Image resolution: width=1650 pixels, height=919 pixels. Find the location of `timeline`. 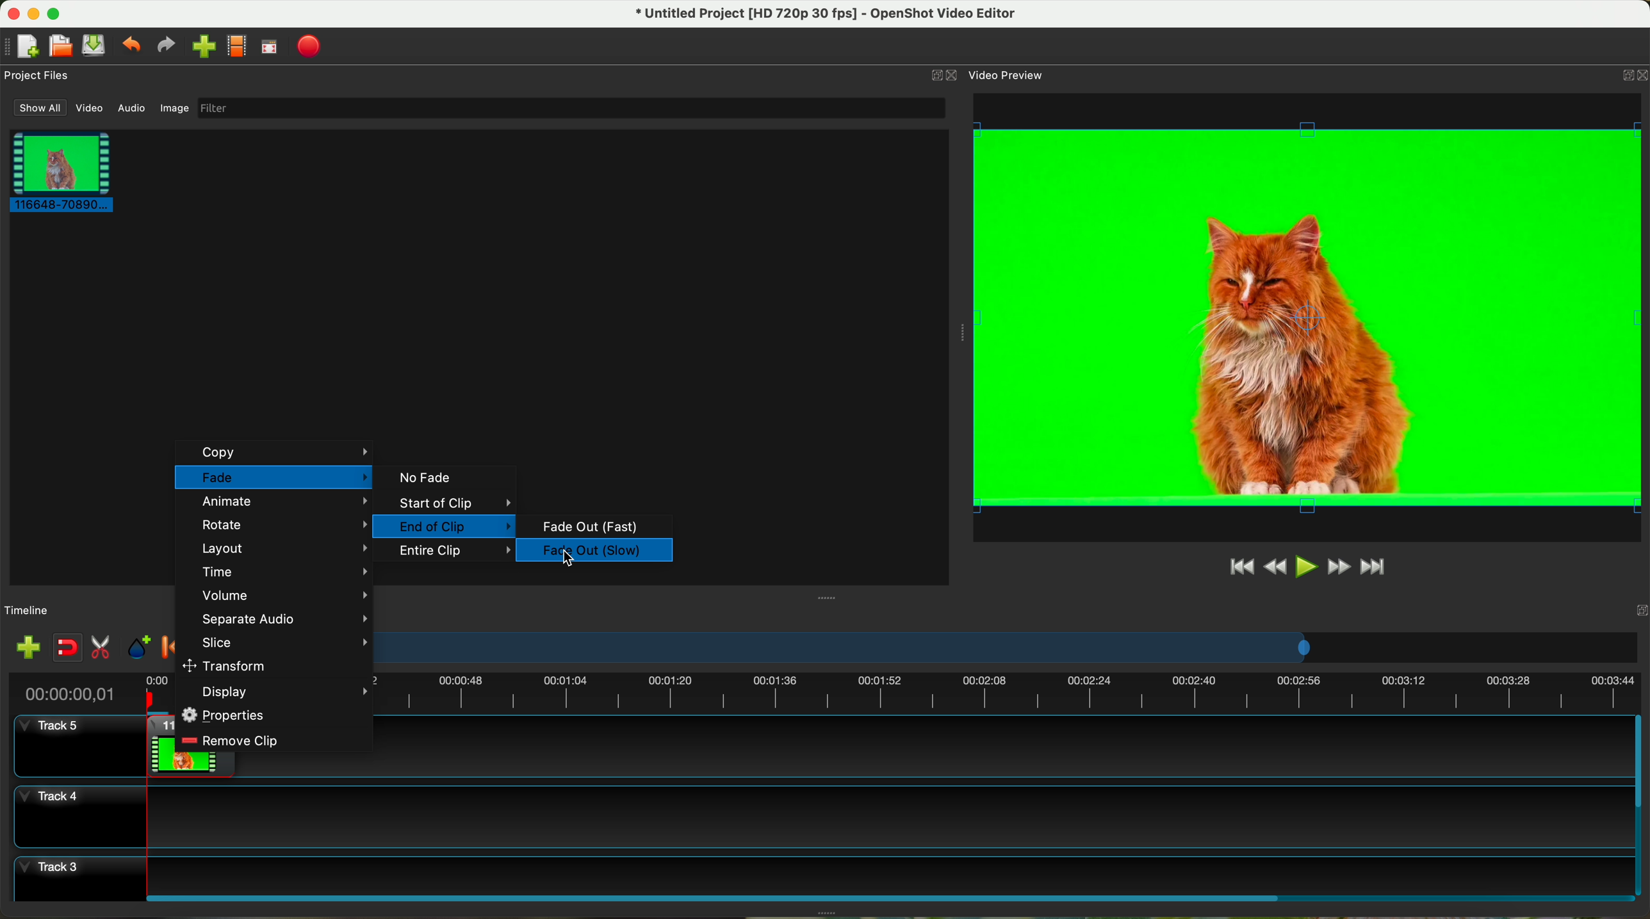

timeline is located at coordinates (1010, 647).